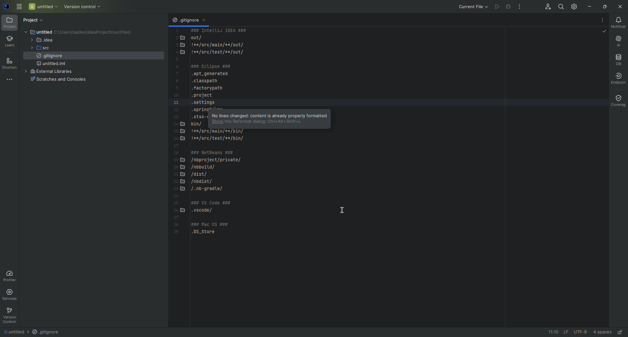  I want to click on Version control, so click(83, 6).